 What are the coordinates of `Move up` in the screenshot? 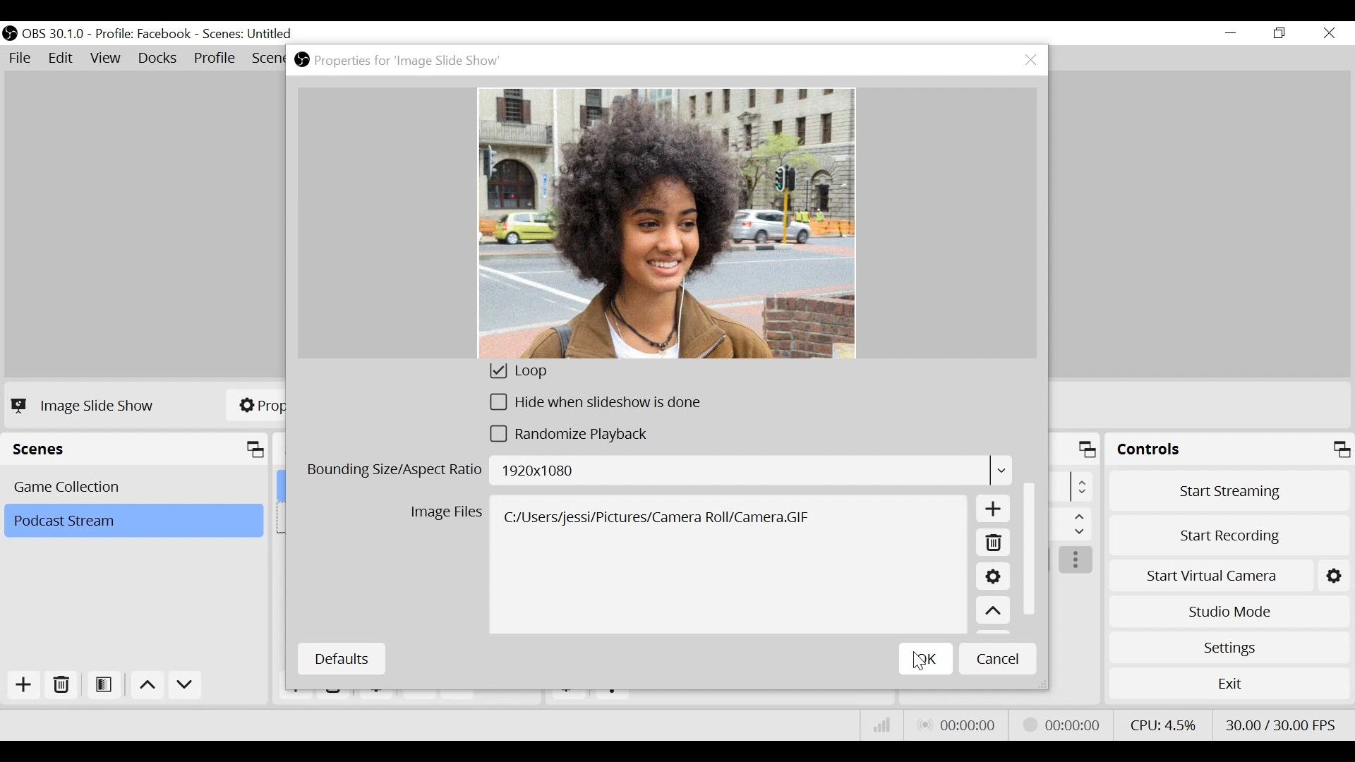 It's located at (150, 687).